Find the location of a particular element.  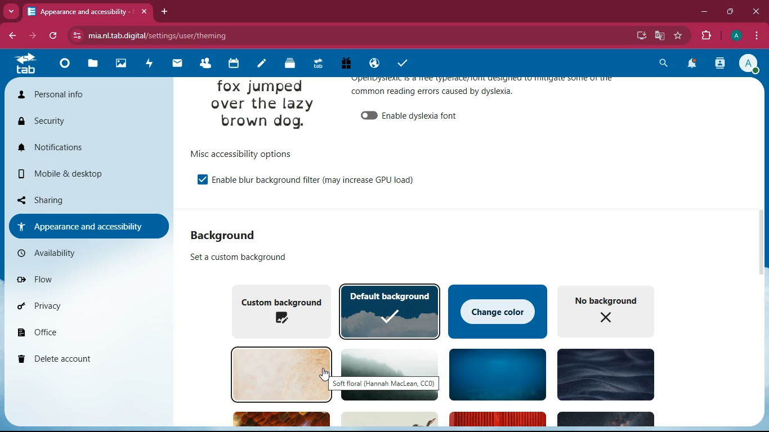

tab is located at coordinates (25, 64).